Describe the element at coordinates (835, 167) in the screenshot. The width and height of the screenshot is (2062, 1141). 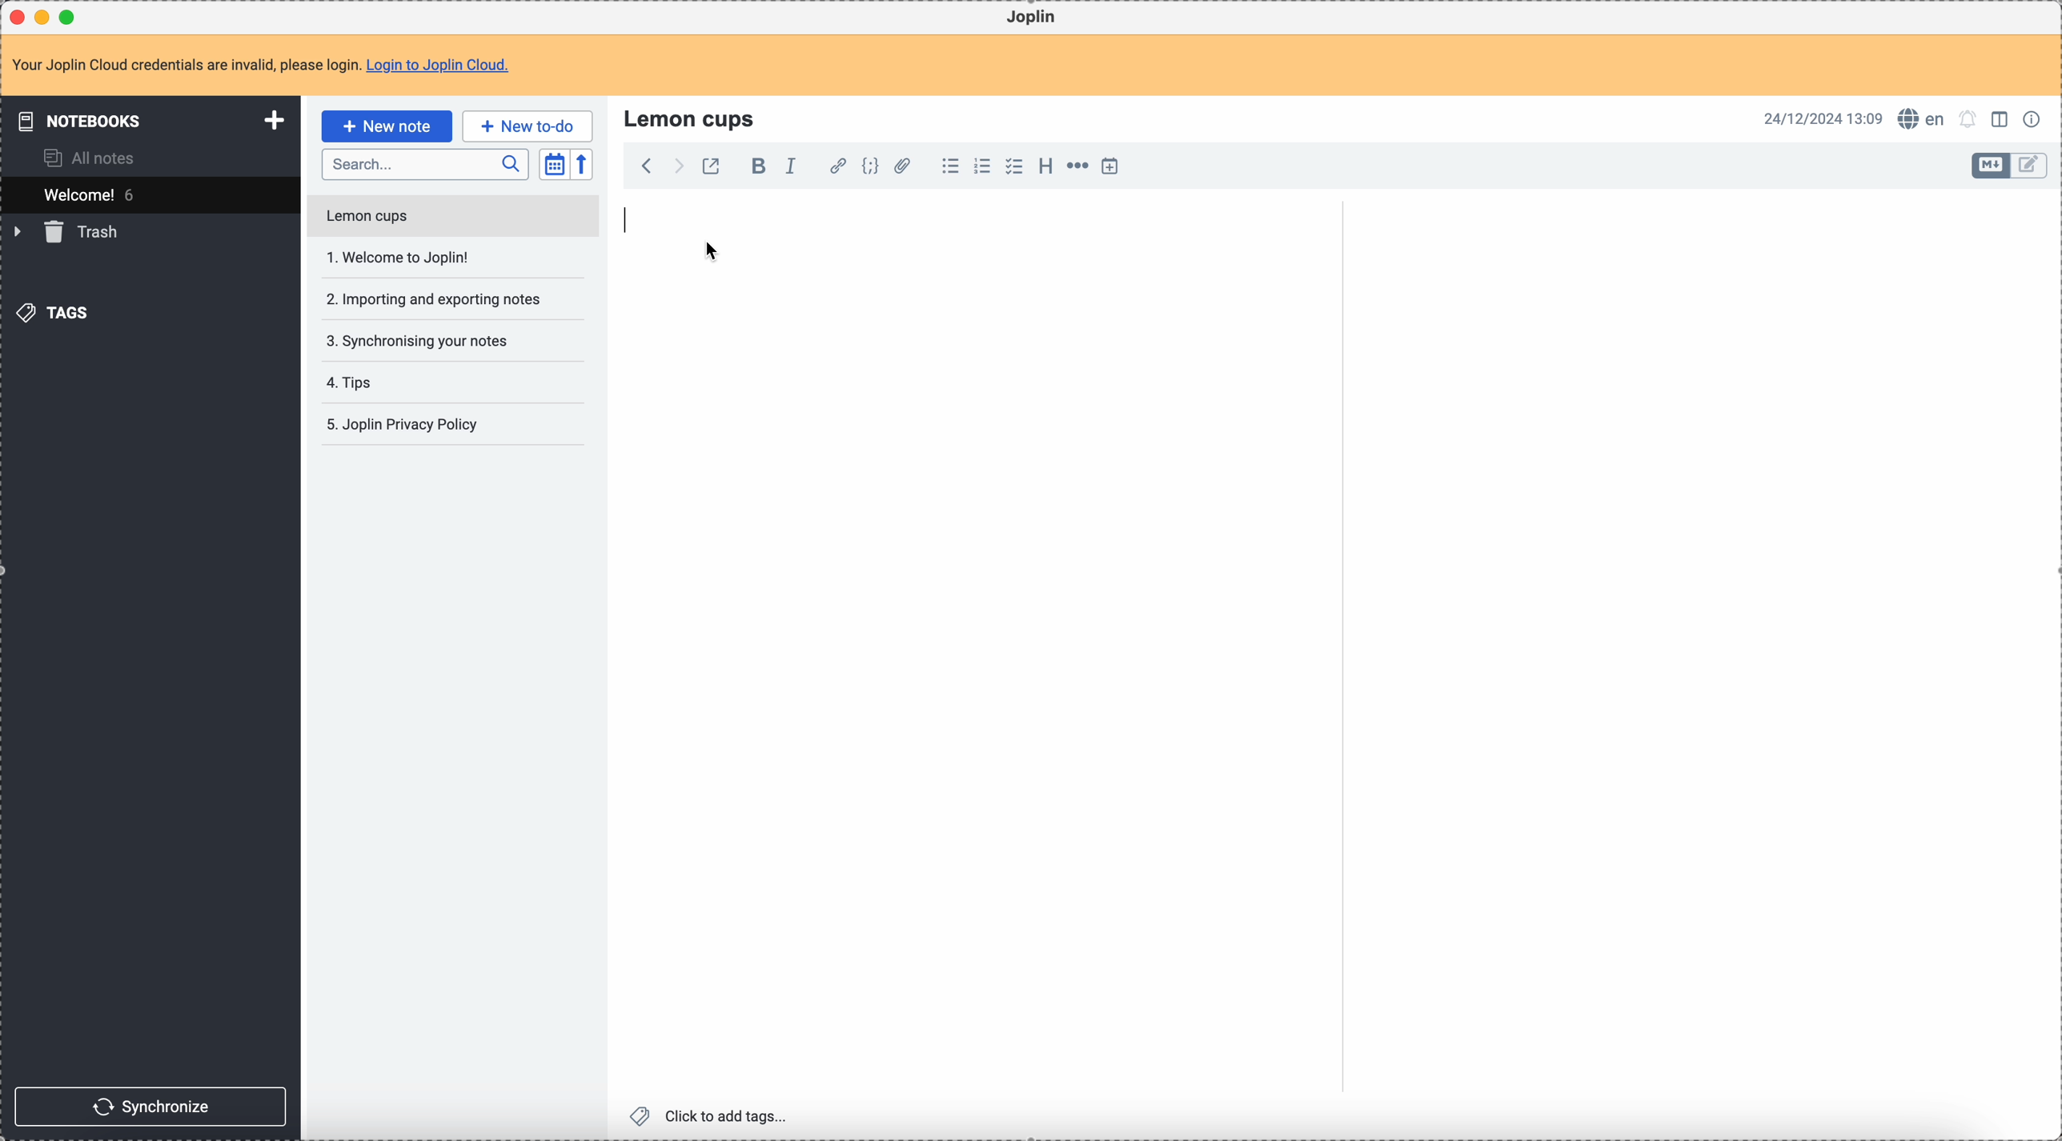
I see `hyperlink` at that location.